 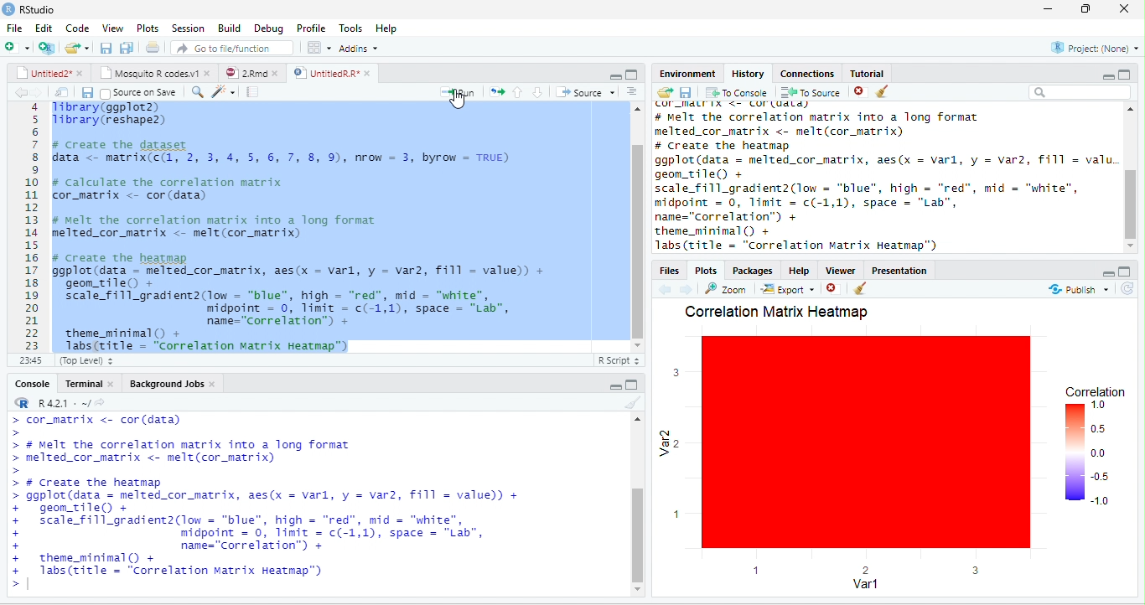 What do you see at coordinates (18, 93) in the screenshot?
I see `arrow` at bounding box center [18, 93].